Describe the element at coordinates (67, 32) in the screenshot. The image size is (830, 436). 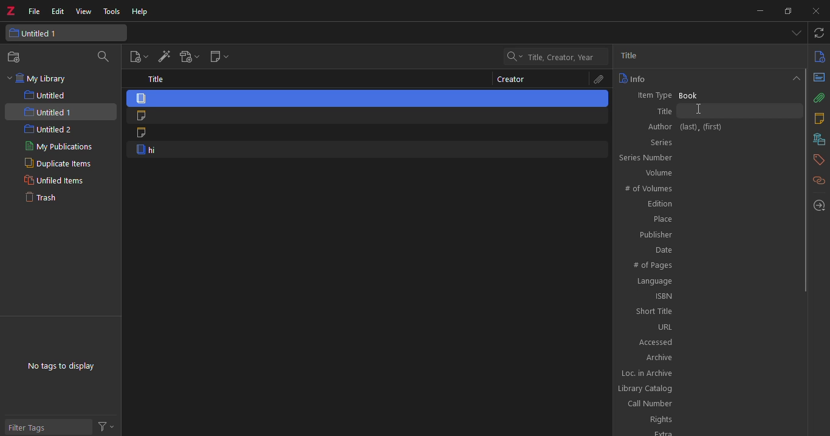
I see `untitled 1` at that location.